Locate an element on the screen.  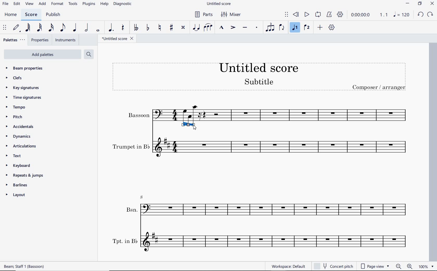
keyboard is located at coordinates (19, 165).